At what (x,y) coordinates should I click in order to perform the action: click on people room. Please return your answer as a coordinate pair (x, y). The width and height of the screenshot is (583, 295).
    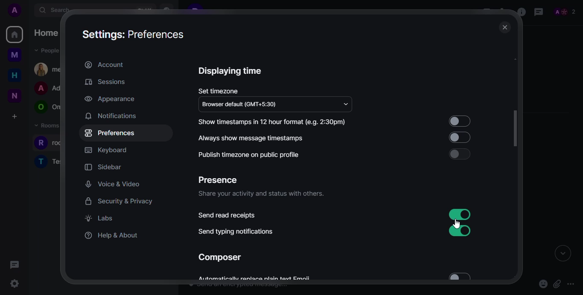
    Looking at the image, I should click on (49, 161).